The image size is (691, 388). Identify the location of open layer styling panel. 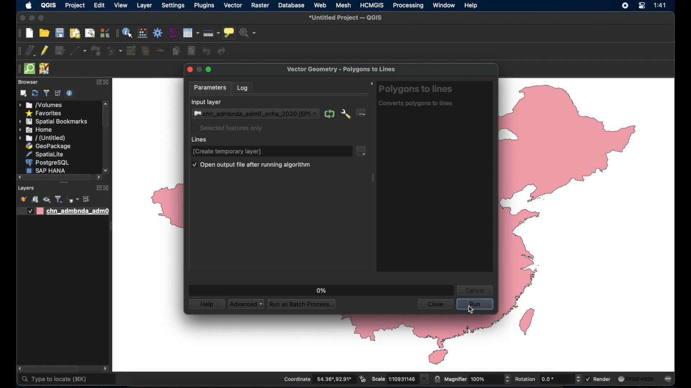
(23, 199).